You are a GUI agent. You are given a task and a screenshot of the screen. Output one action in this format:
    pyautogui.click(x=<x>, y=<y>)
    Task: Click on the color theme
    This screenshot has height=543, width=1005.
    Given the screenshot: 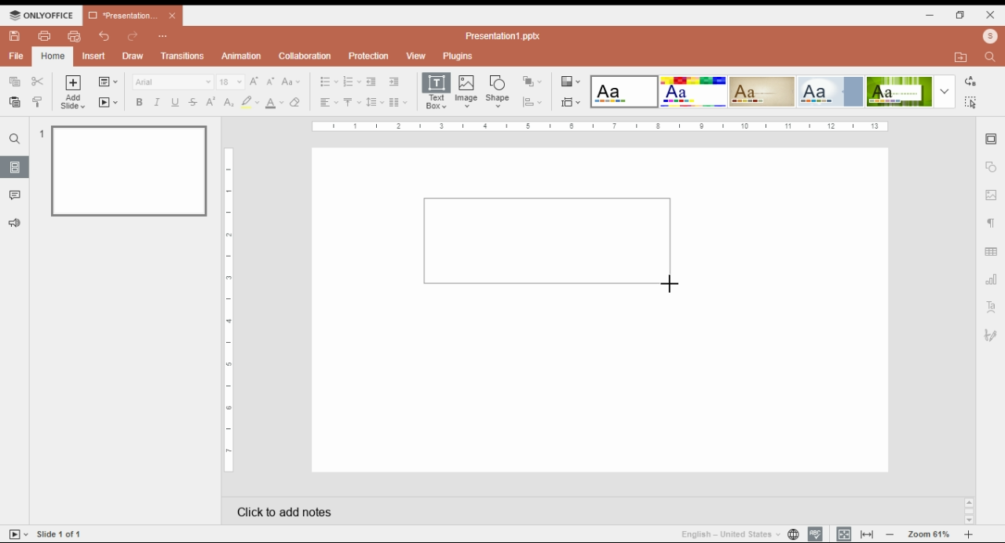 What is the action you would take?
    pyautogui.click(x=830, y=92)
    